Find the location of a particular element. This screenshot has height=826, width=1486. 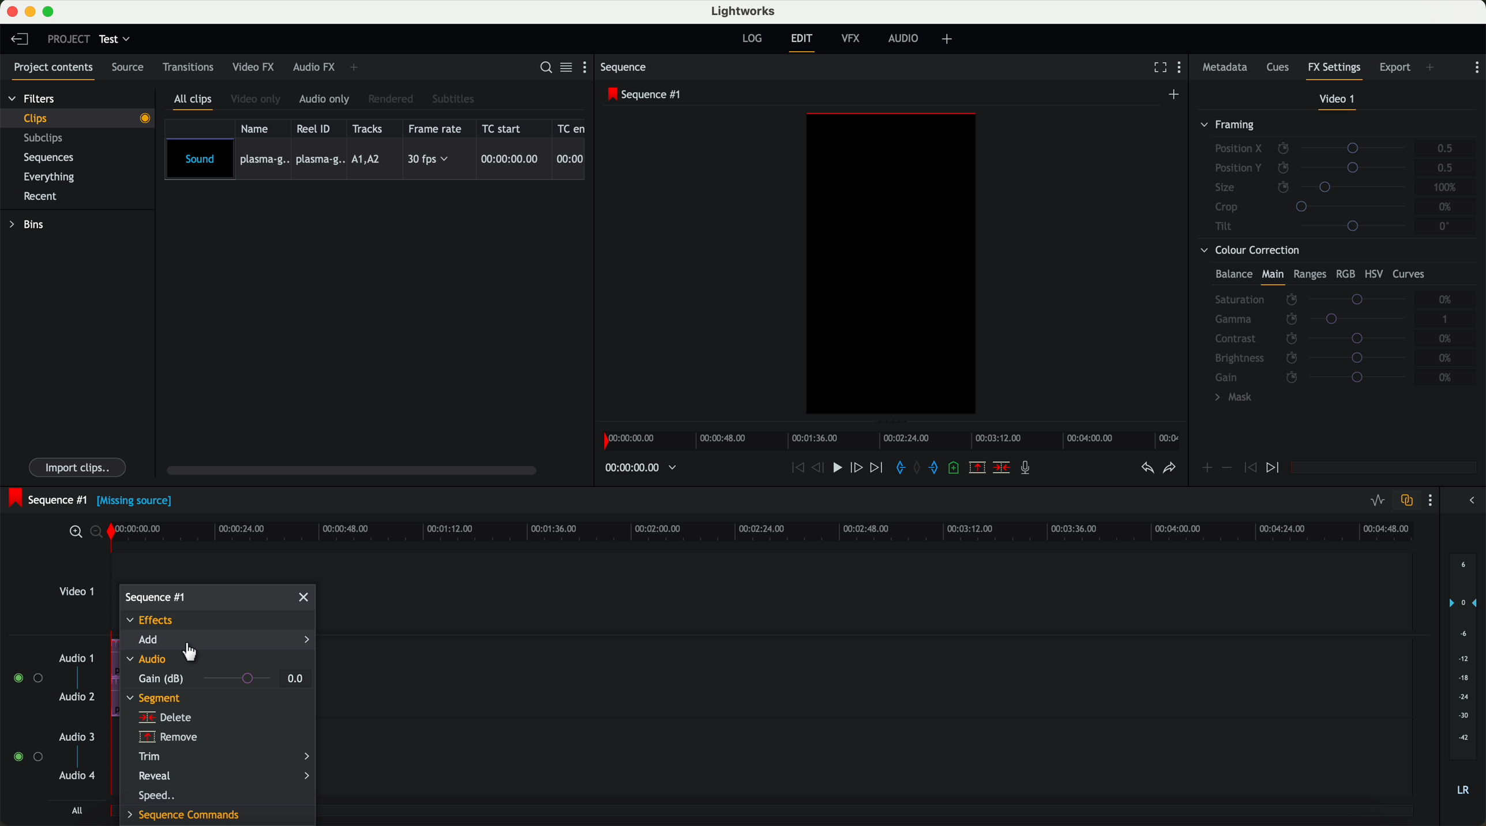

audio is located at coordinates (148, 662).